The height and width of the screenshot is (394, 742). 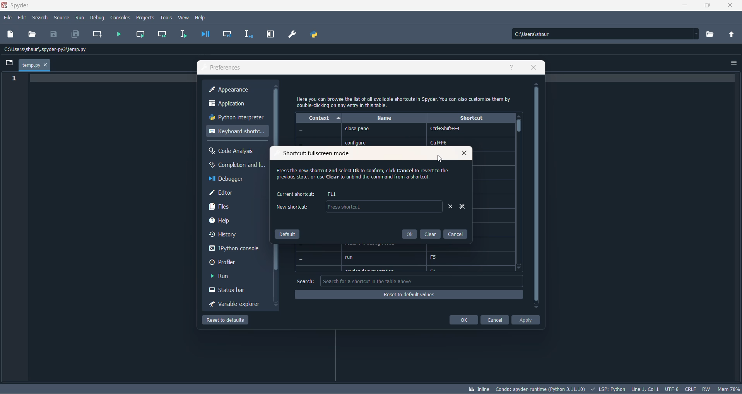 What do you see at coordinates (464, 320) in the screenshot?
I see `ok` at bounding box center [464, 320].